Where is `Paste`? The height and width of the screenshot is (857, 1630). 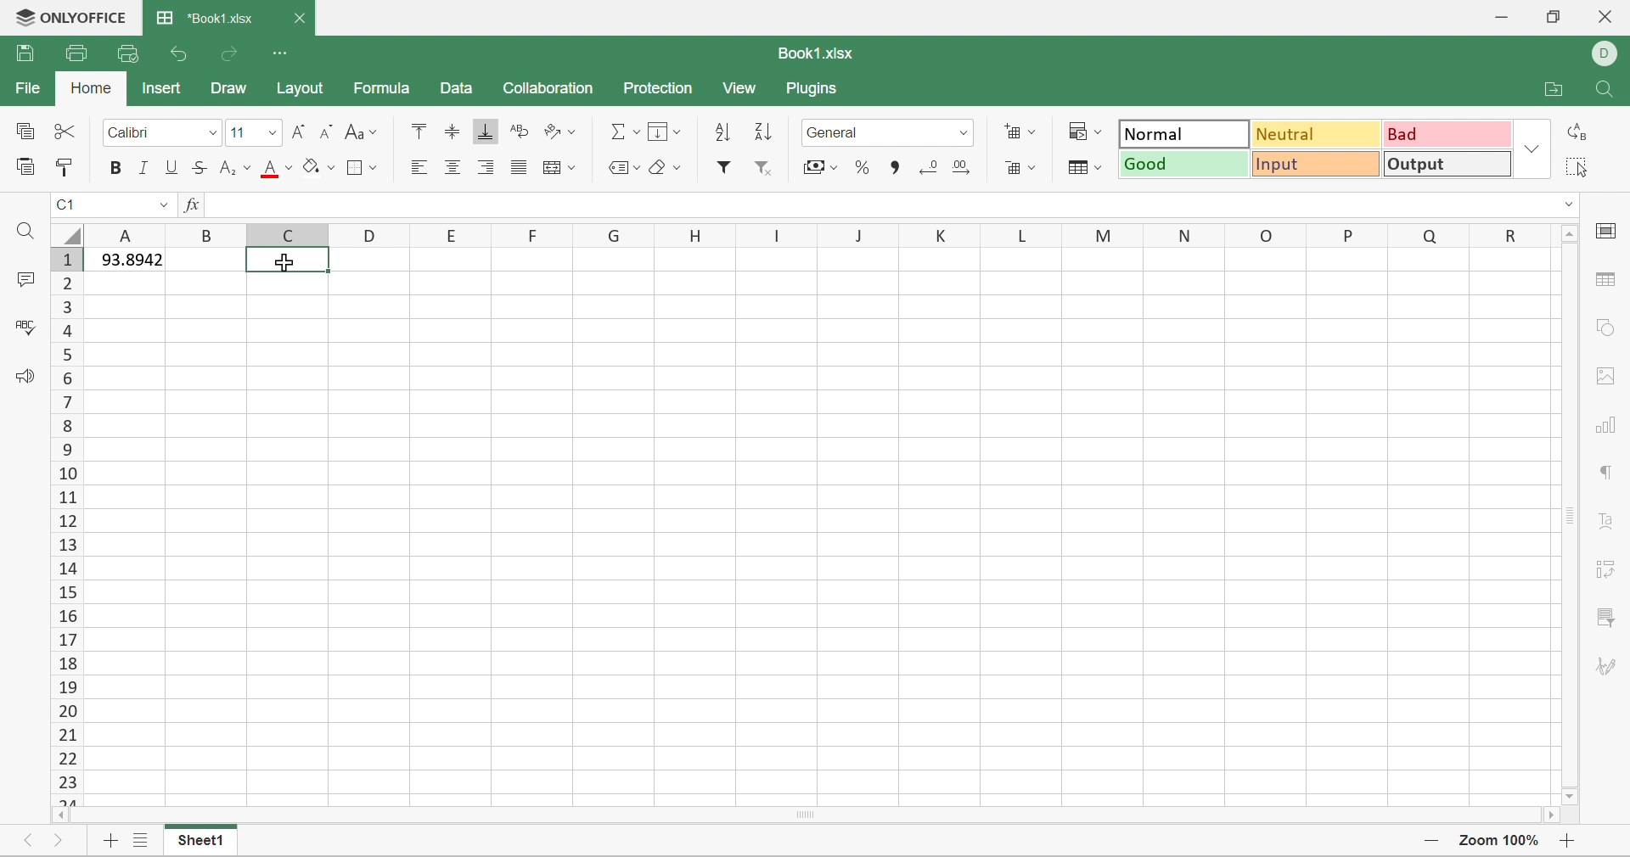 Paste is located at coordinates (24, 164).